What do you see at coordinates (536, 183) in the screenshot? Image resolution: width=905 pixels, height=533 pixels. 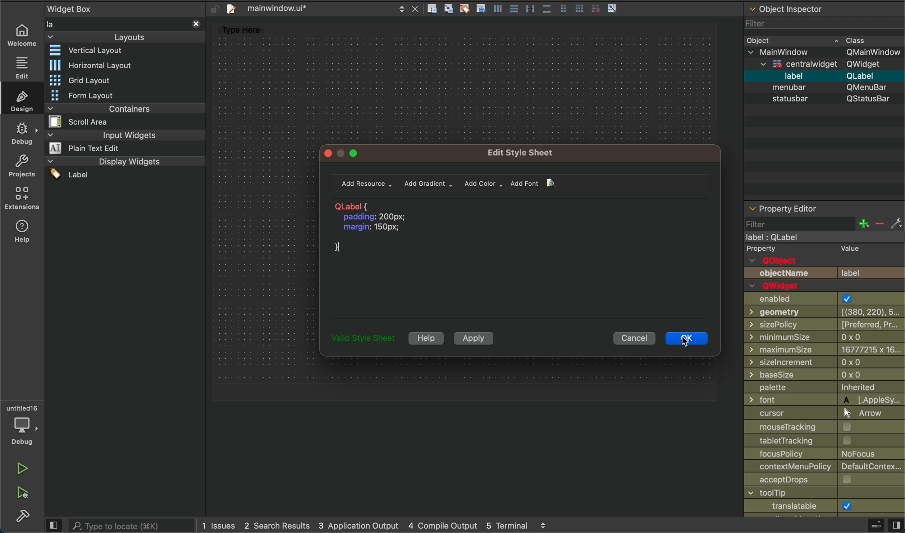 I see `add font` at bounding box center [536, 183].